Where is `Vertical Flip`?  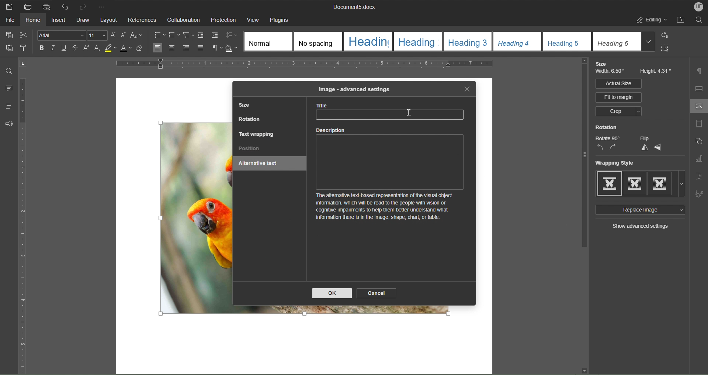 Vertical Flip is located at coordinates (643, 148).